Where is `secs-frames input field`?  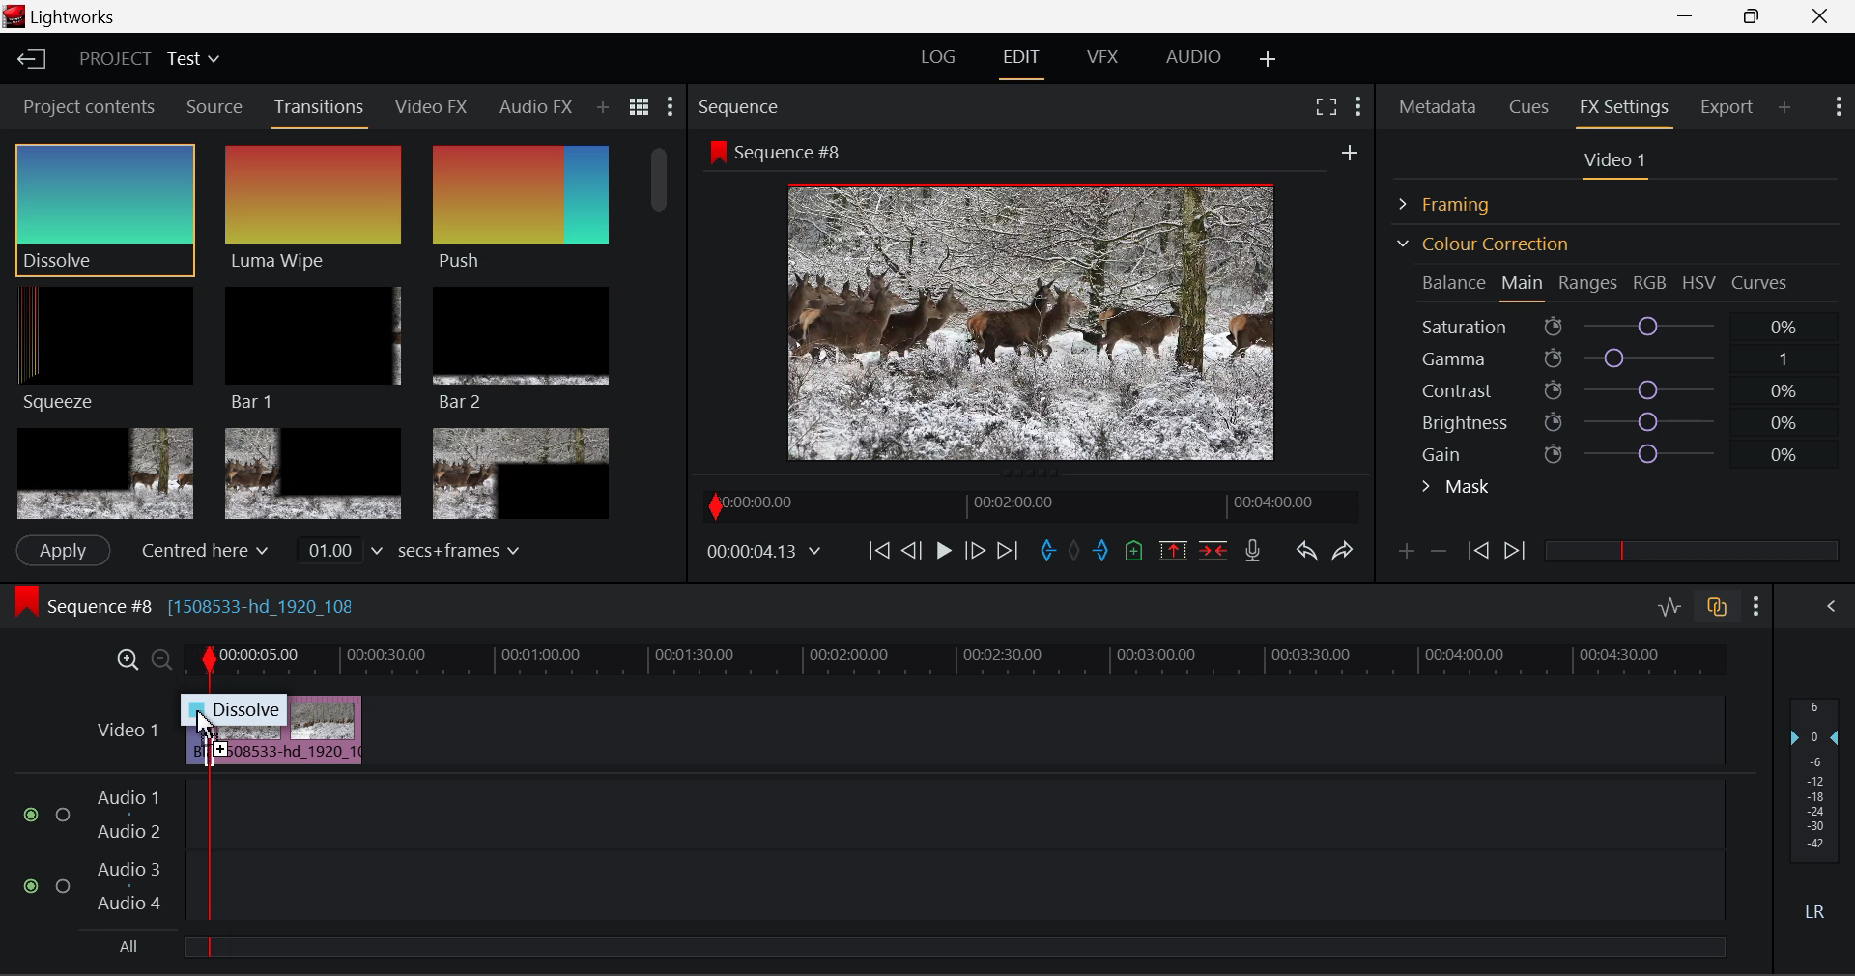
secs-frames input field is located at coordinates (411, 549).